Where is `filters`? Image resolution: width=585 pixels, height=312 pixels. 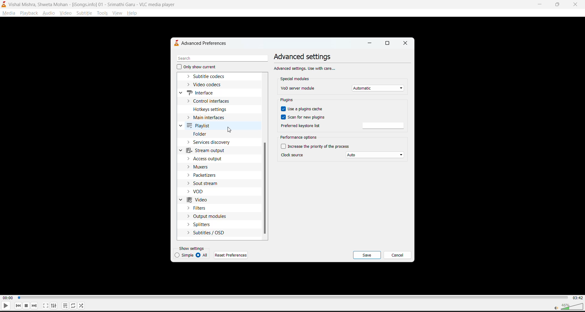 filters is located at coordinates (199, 208).